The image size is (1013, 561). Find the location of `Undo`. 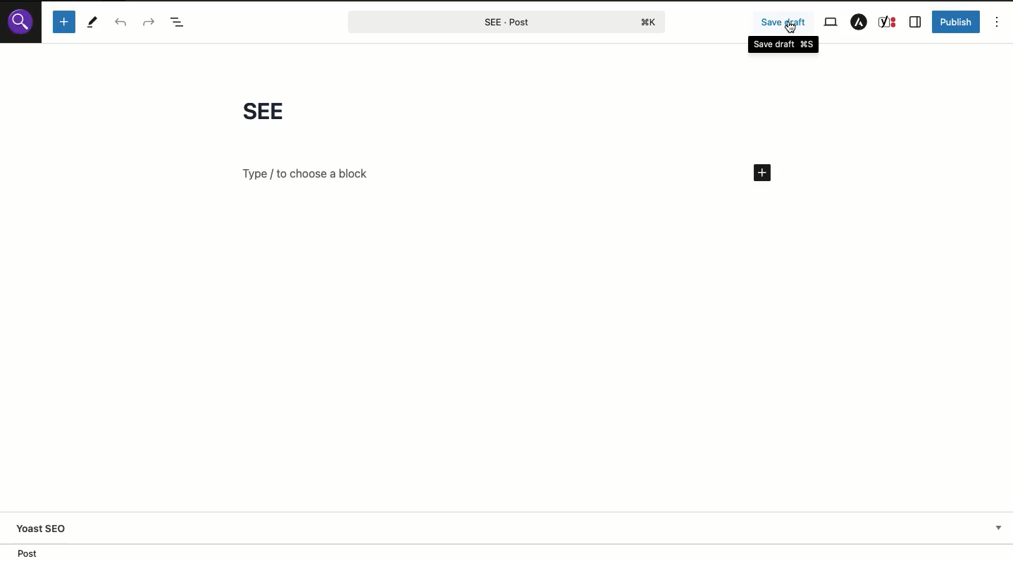

Undo is located at coordinates (121, 22).